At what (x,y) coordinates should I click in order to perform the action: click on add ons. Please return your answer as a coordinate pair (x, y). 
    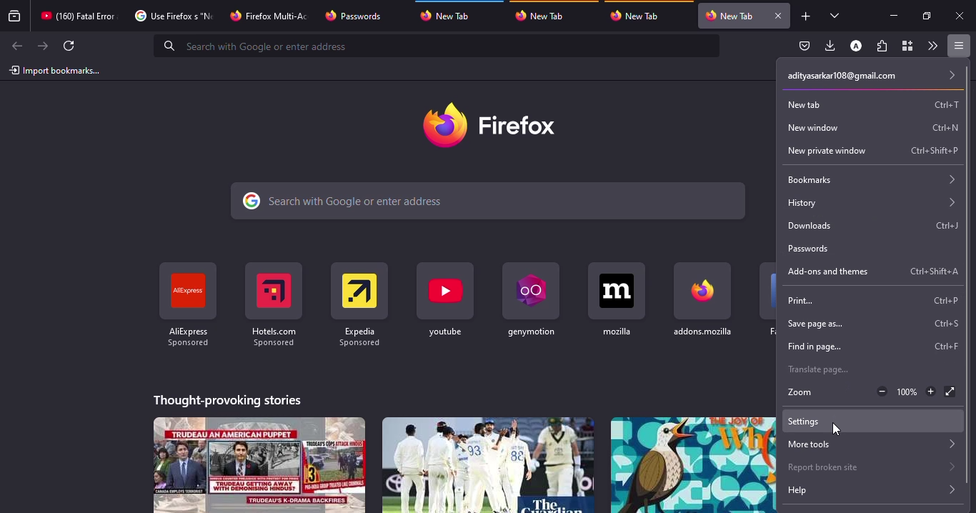
    Looking at the image, I should click on (827, 271).